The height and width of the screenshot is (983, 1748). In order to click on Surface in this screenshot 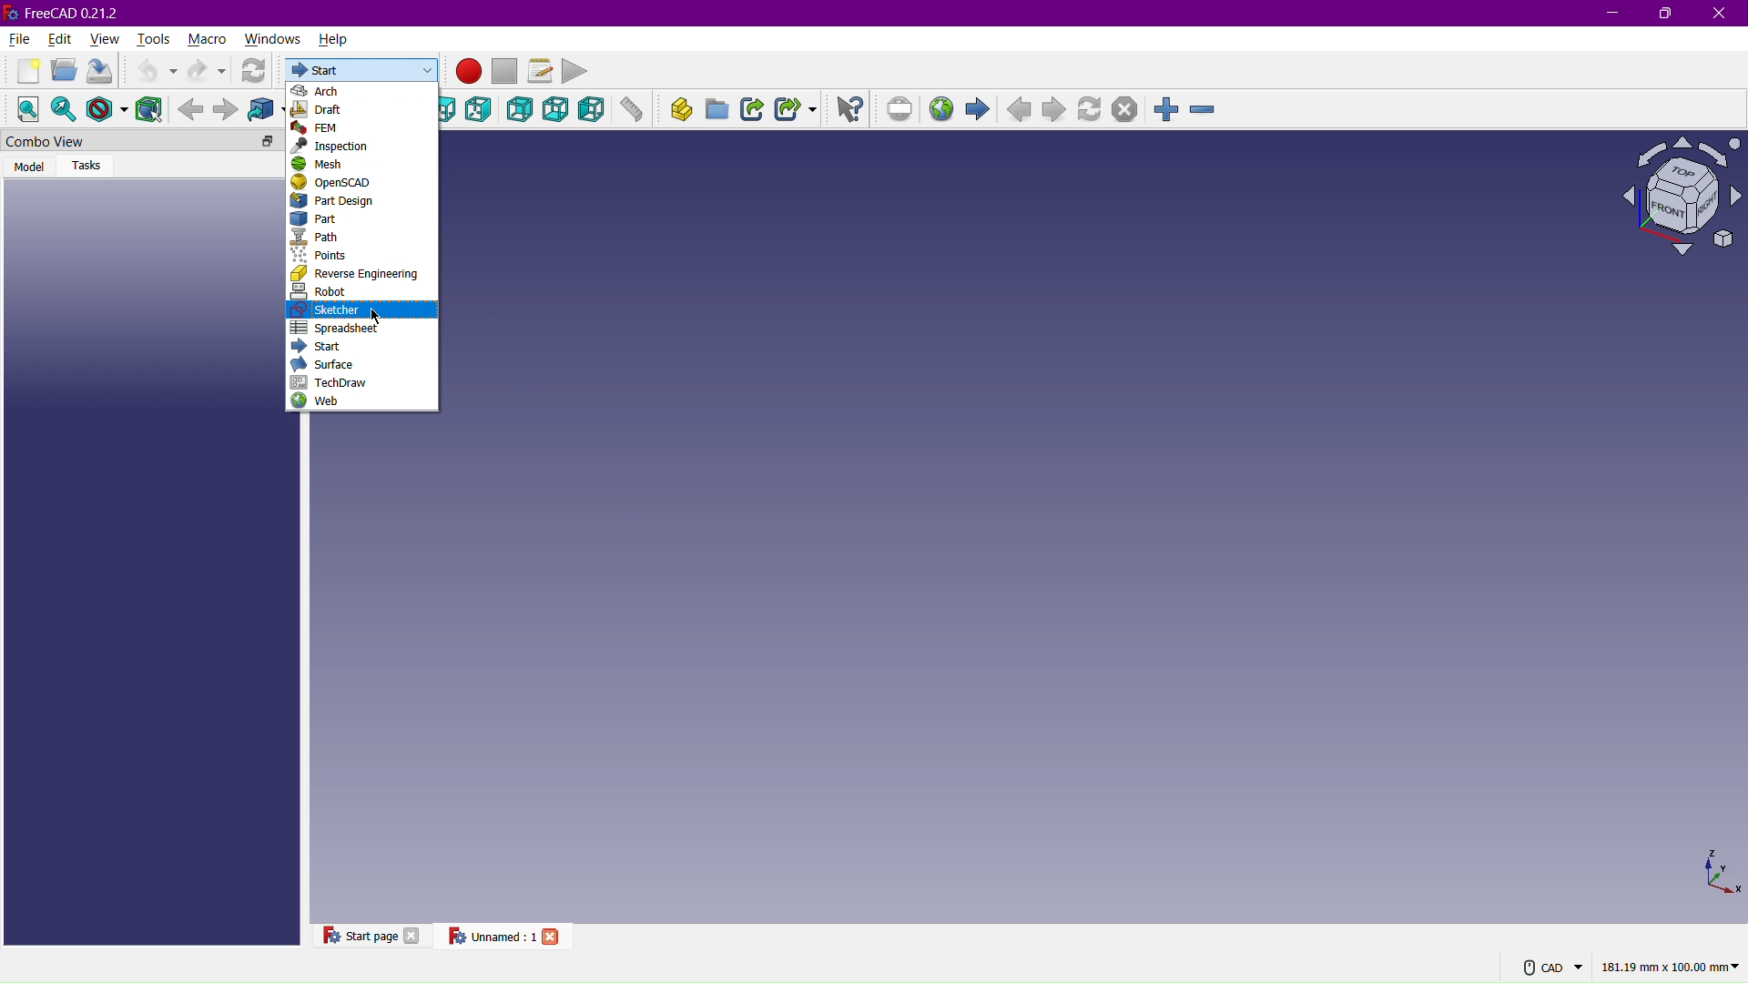, I will do `click(361, 364)`.